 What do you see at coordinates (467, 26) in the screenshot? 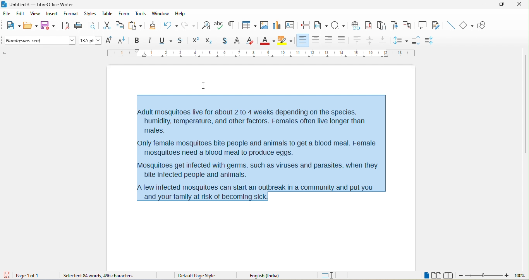
I see `basic shapes` at bounding box center [467, 26].